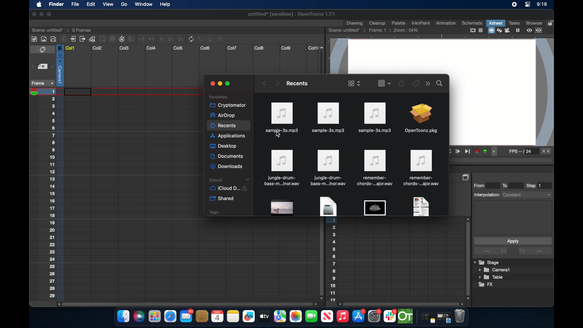 The width and height of the screenshot is (583, 328). Describe the element at coordinates (278, 136) in the screenshot. I see `cursor` at that location.